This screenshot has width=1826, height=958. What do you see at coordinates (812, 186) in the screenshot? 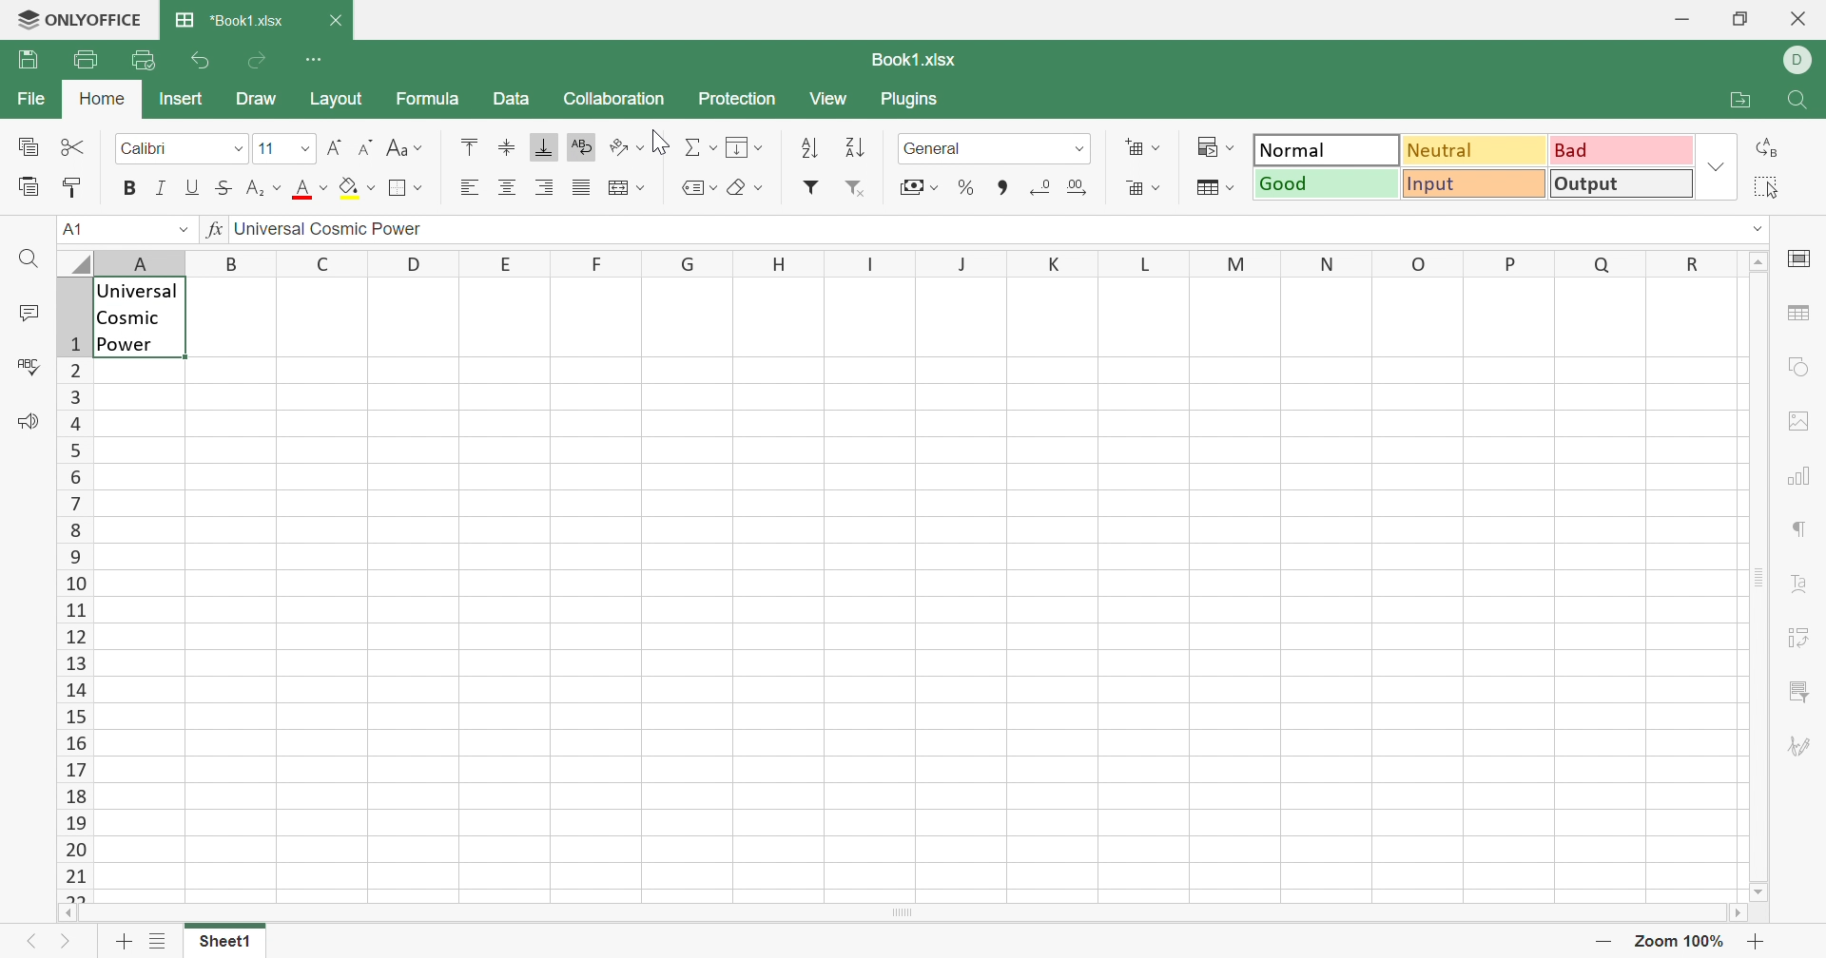
I see `Insert Filter` at bounding box center [812, 186].